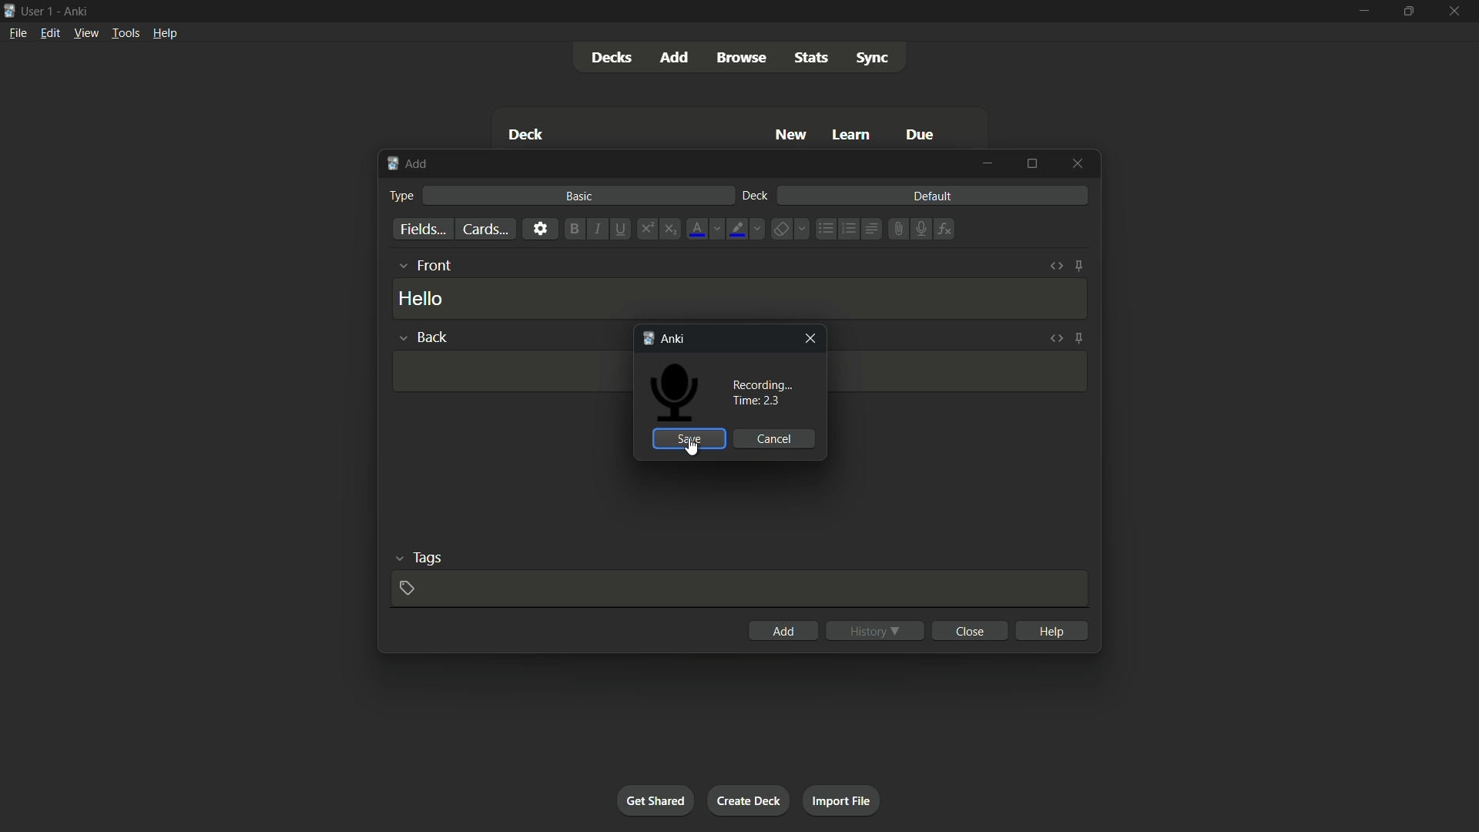 Image resolution: width=1479 pixels, height=832 pixels. I want to click on italic, so click(597, 229).